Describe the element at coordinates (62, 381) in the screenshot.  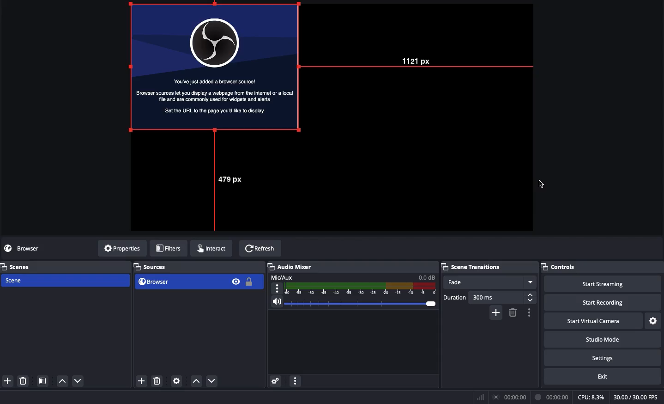
I see `move up` at that location.